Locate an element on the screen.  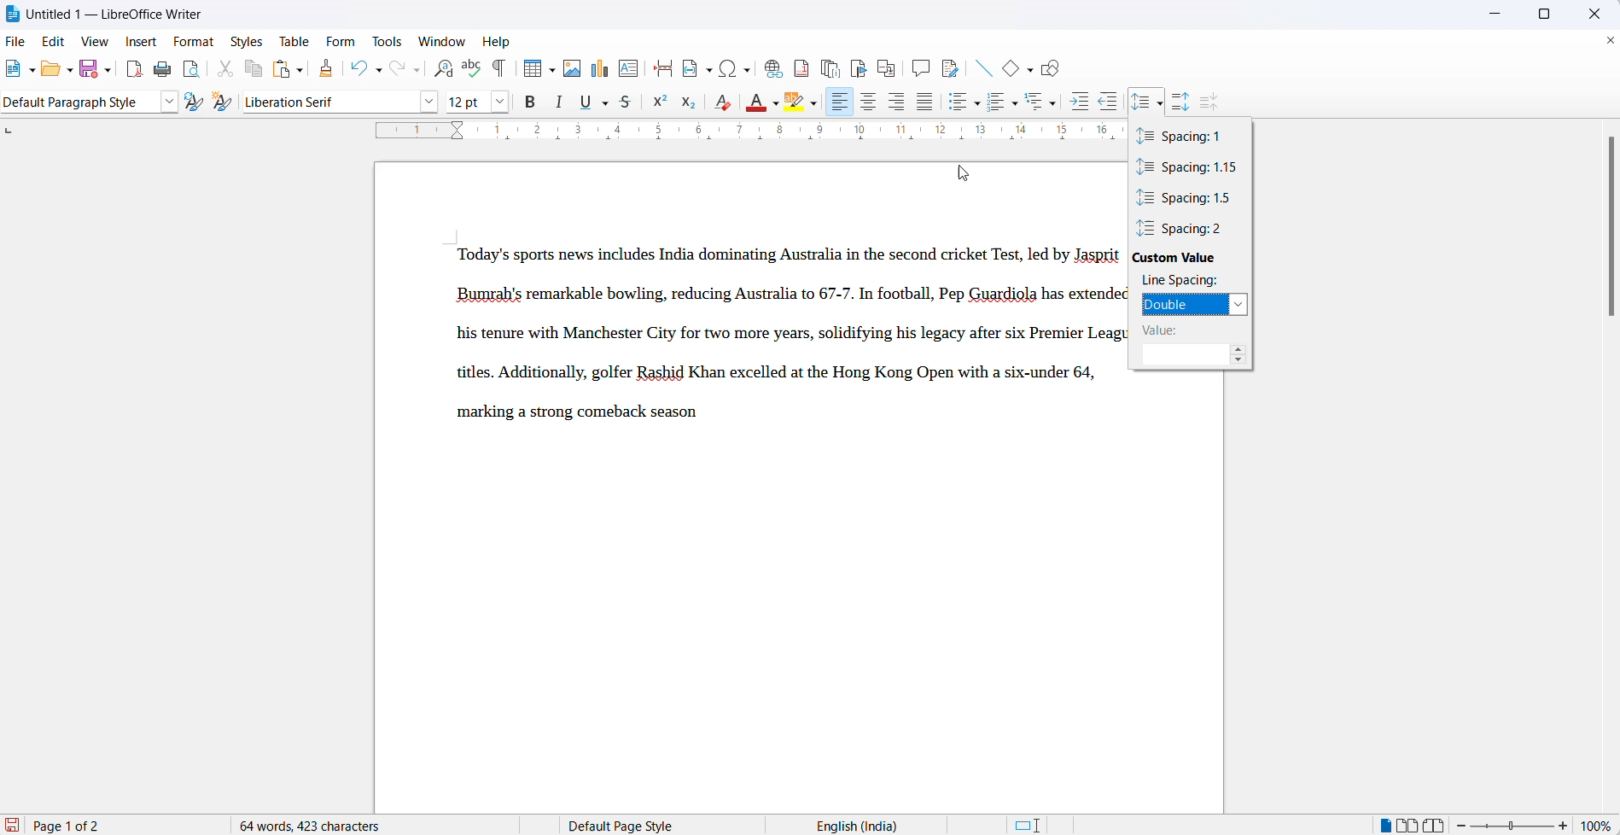
spellings is located at coordinates (471, 69).